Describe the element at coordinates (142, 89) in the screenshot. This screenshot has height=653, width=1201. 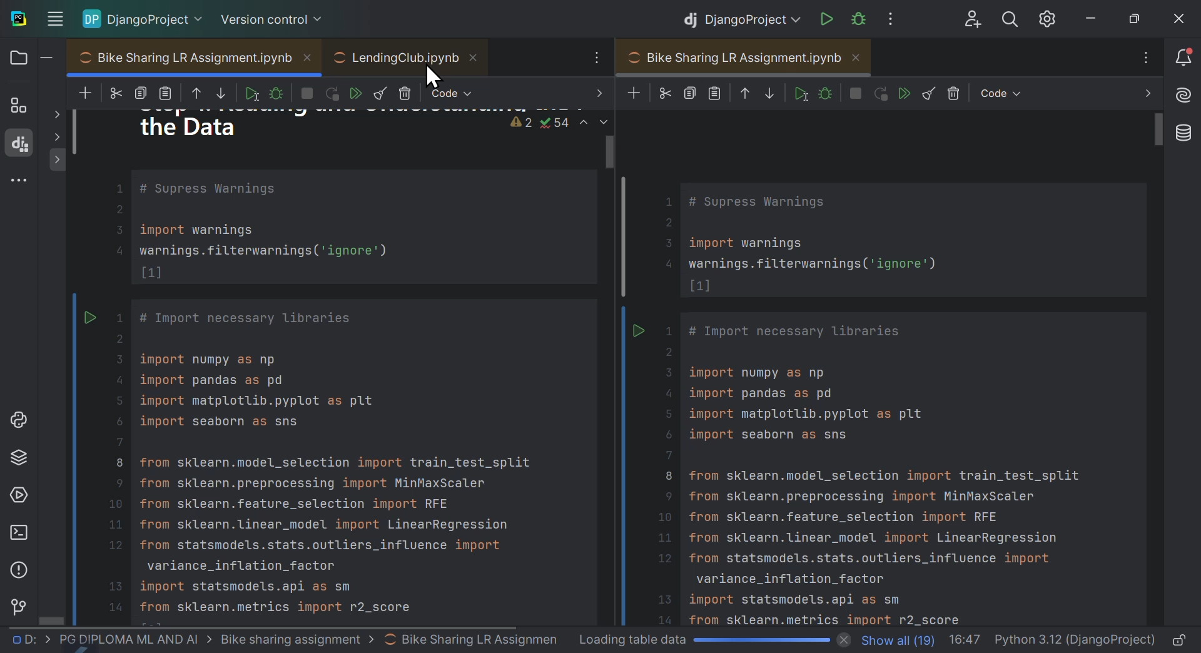
I see `copy` at that location.